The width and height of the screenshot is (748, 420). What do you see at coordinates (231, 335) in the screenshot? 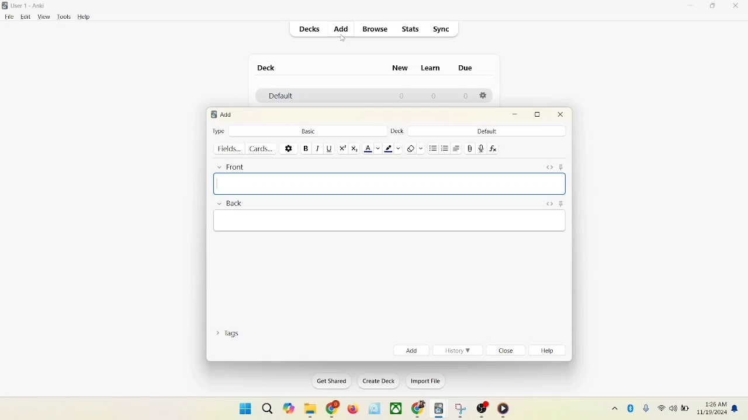
I see `tags` at bounding box center [231, 335].